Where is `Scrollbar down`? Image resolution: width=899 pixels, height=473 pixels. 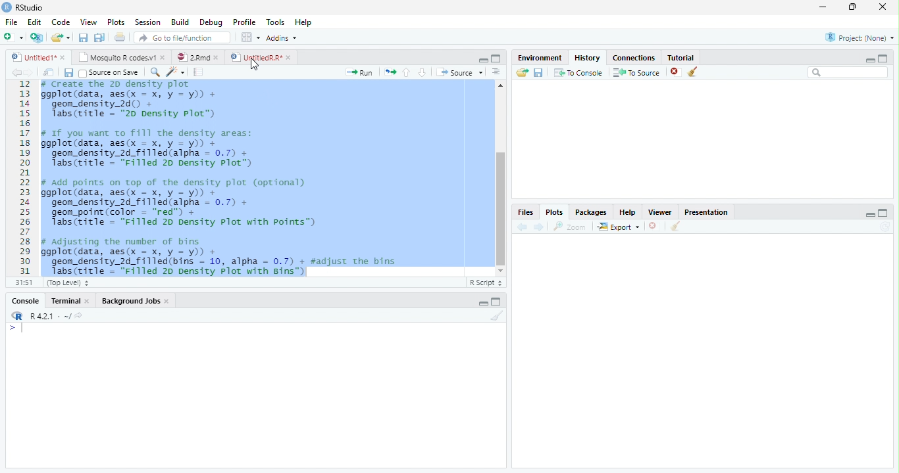 Scrollbar down is located at coordinates (500, 271).